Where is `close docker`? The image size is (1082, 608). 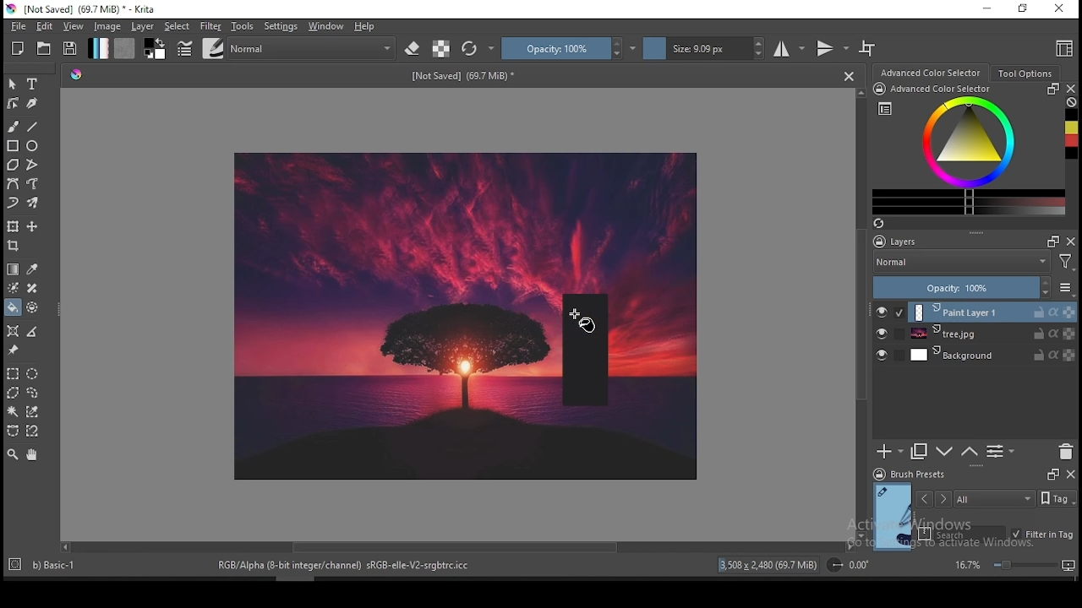
close docker is located at coordinates (1072, 242).